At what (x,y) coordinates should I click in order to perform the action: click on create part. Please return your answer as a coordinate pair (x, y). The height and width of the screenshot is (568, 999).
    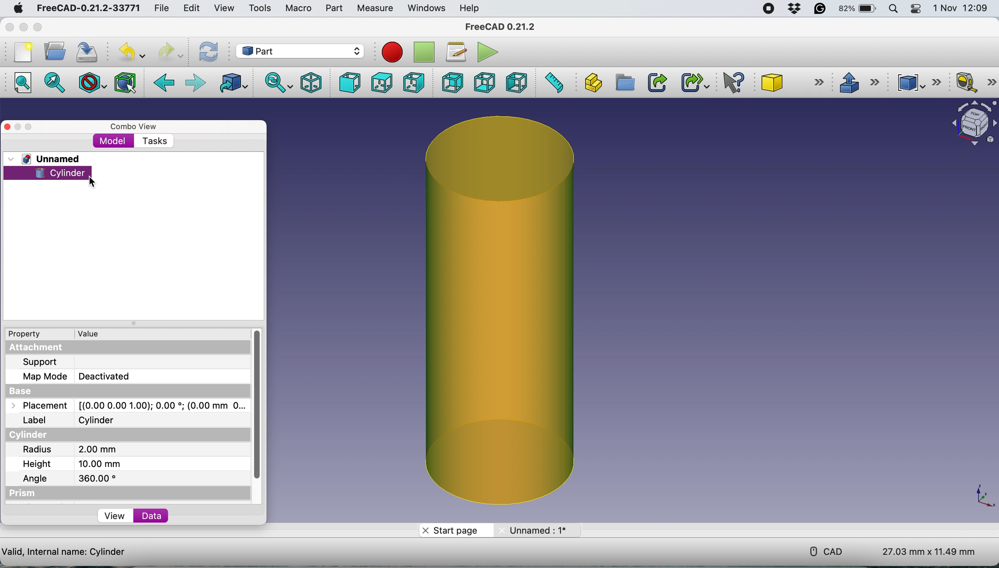
    Looking at the image, I should click on (592, 82).